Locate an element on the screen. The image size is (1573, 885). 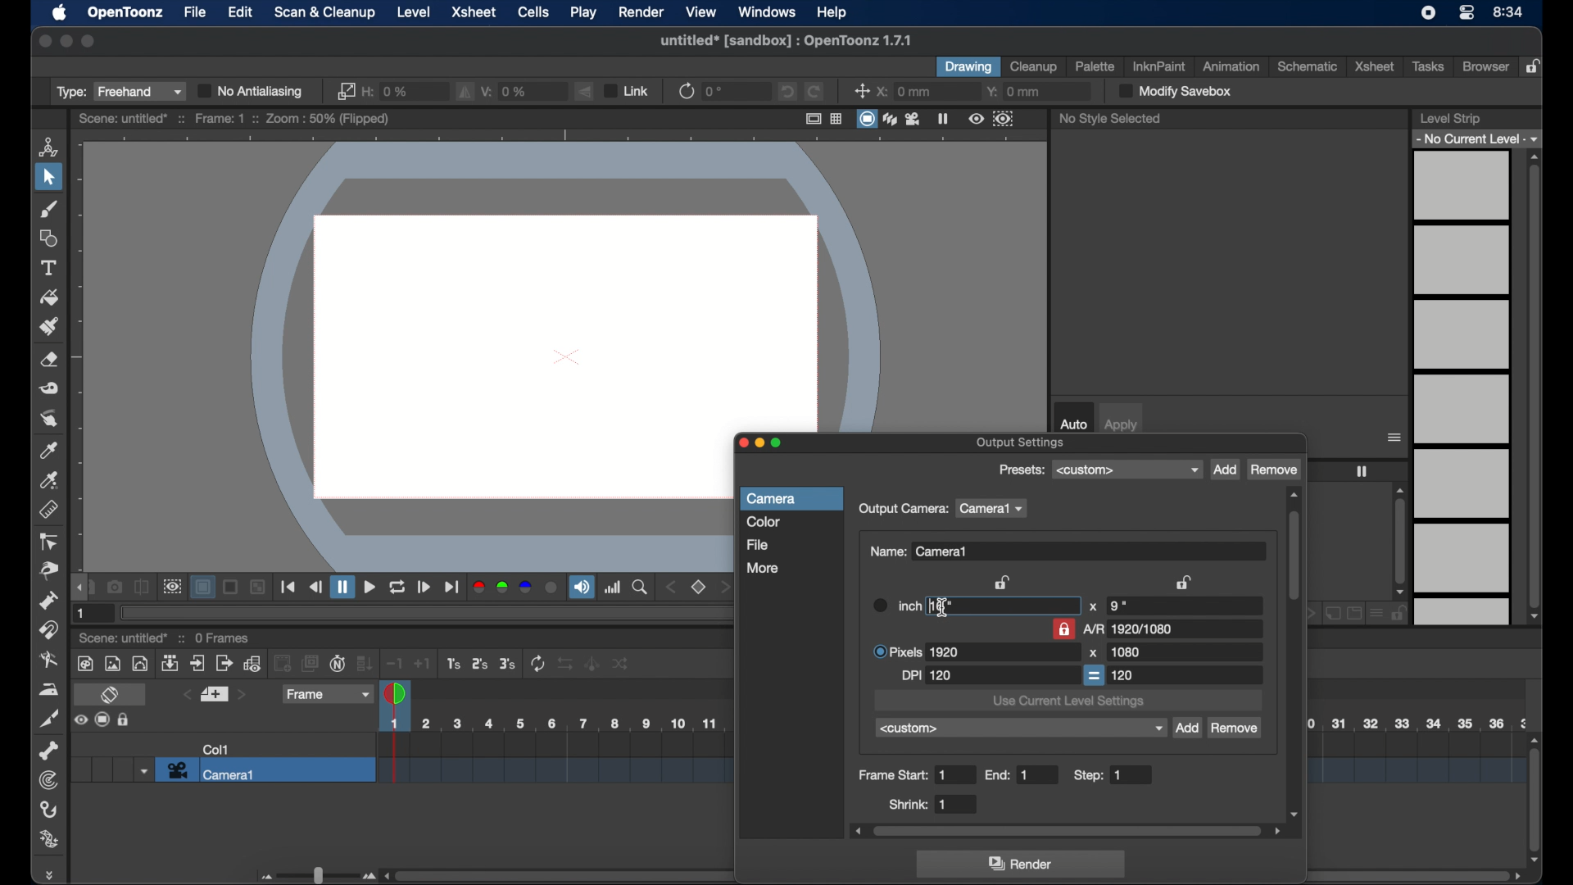
 is located at coordinates (592, 663).